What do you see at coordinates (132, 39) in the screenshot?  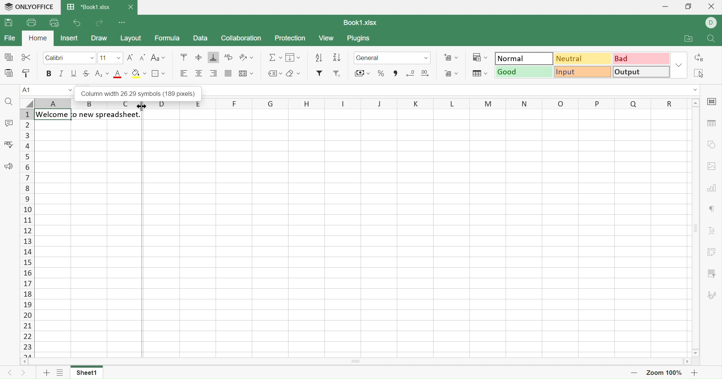 I see `Layout` at bounding box center [132, 39].